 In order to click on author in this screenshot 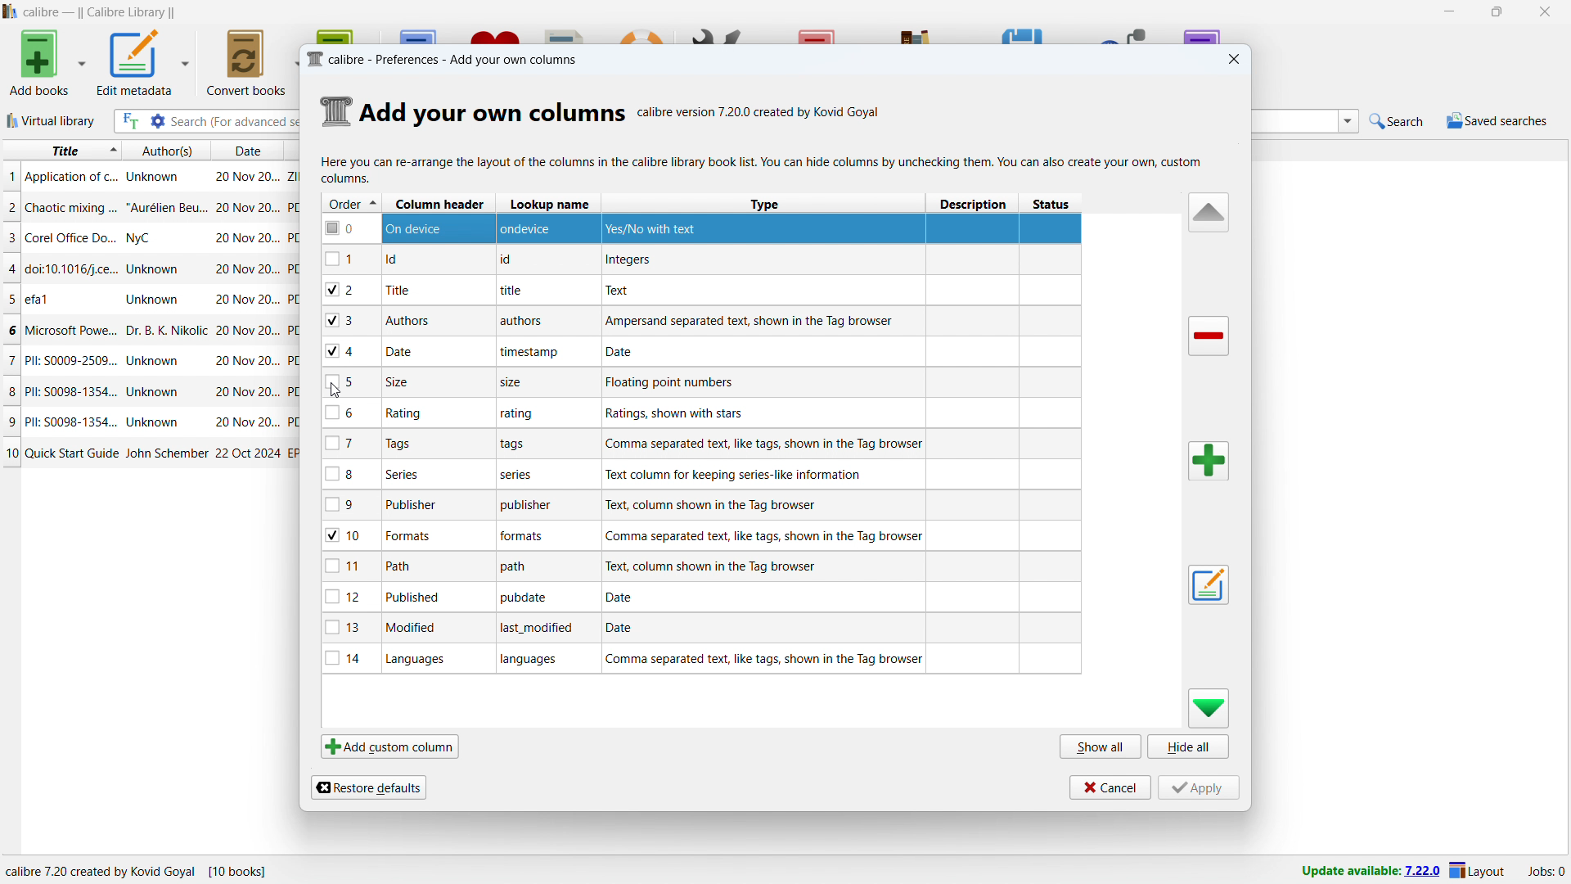, I will do `click(154, 422)`.